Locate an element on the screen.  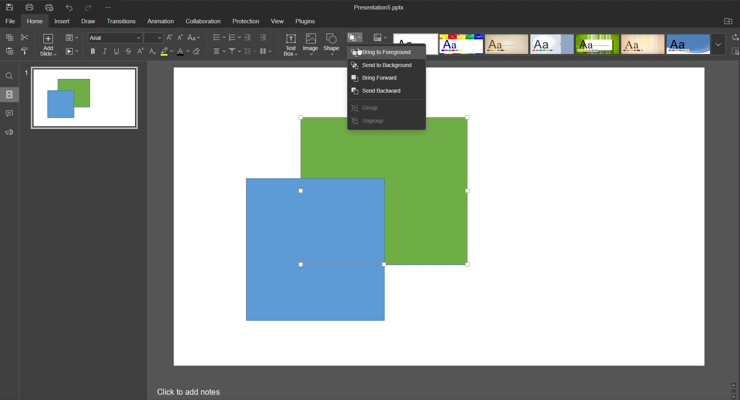
Alignment is located at coordinates (218, 52).